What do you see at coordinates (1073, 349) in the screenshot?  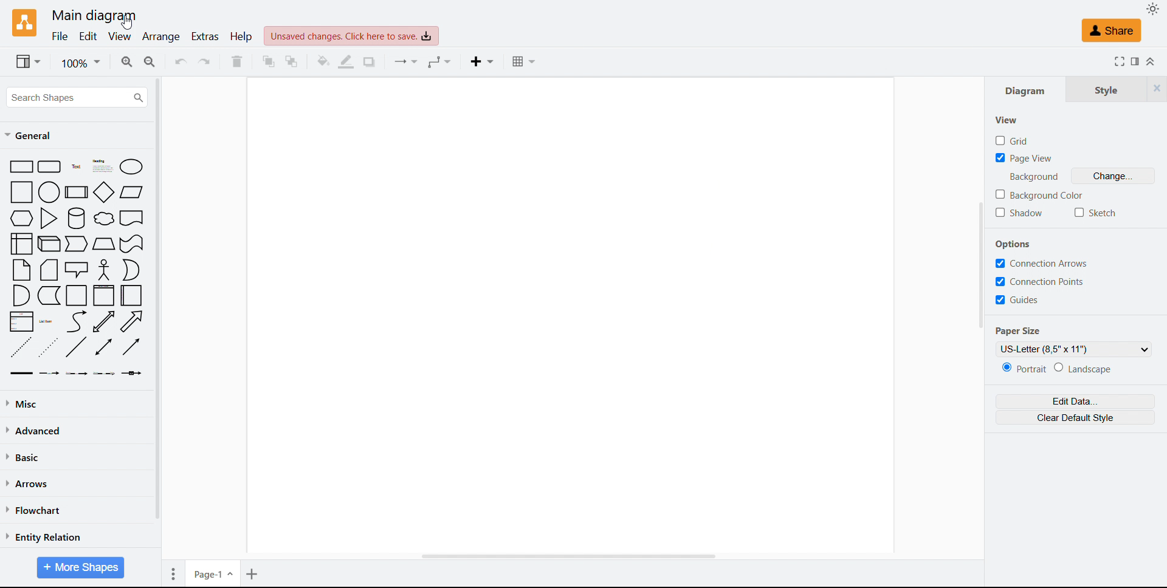 I see `Select paper size ` at bounding box center [1073, 349].